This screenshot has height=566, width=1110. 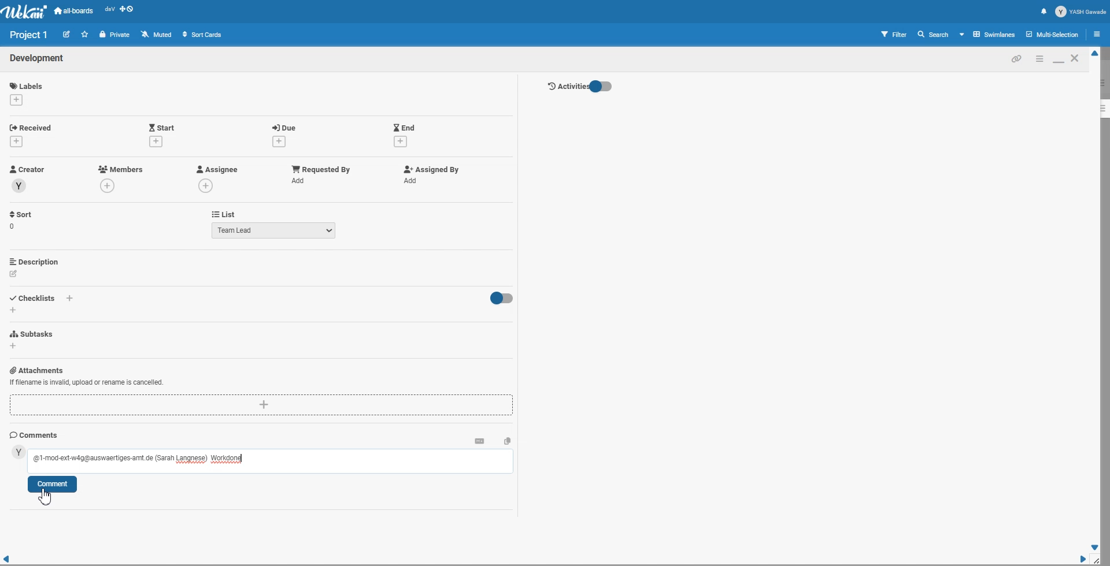 I want to click on Maximize, so click(x=1058, y=58).